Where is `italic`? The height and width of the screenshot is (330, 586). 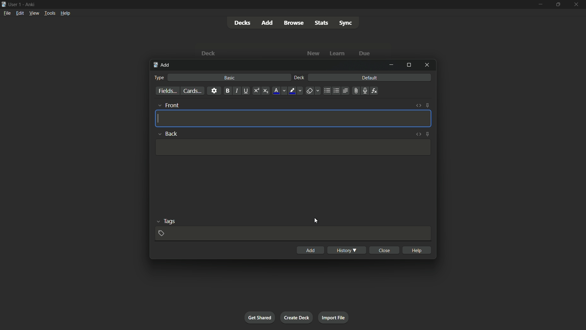
italic is located at coordinates (237, 91).